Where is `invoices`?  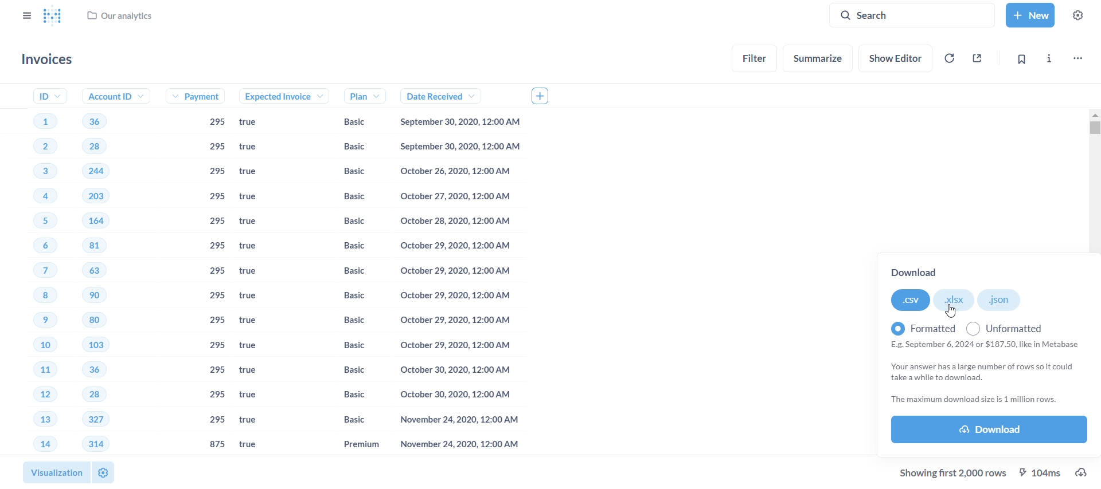
invoices is located at coordinates (50, 60).